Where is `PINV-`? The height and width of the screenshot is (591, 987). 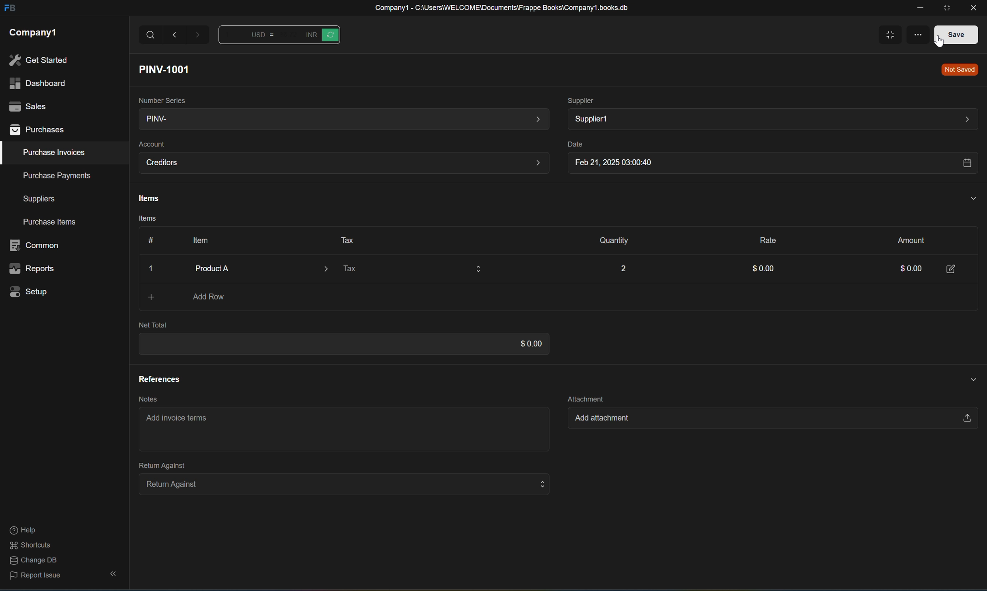 PINV- is located at coordinates (341, 120).